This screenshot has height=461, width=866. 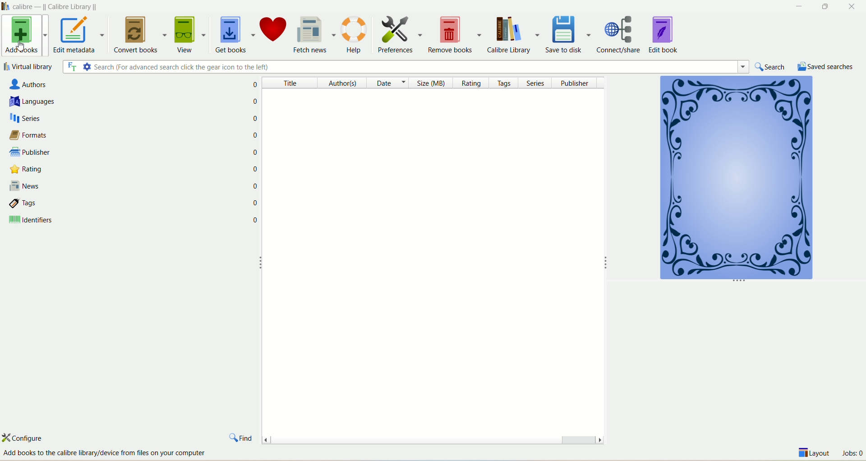 What do you see at coordinates (538, 83) in the screenshot?
I see `series` at bounding box center [538, 83].